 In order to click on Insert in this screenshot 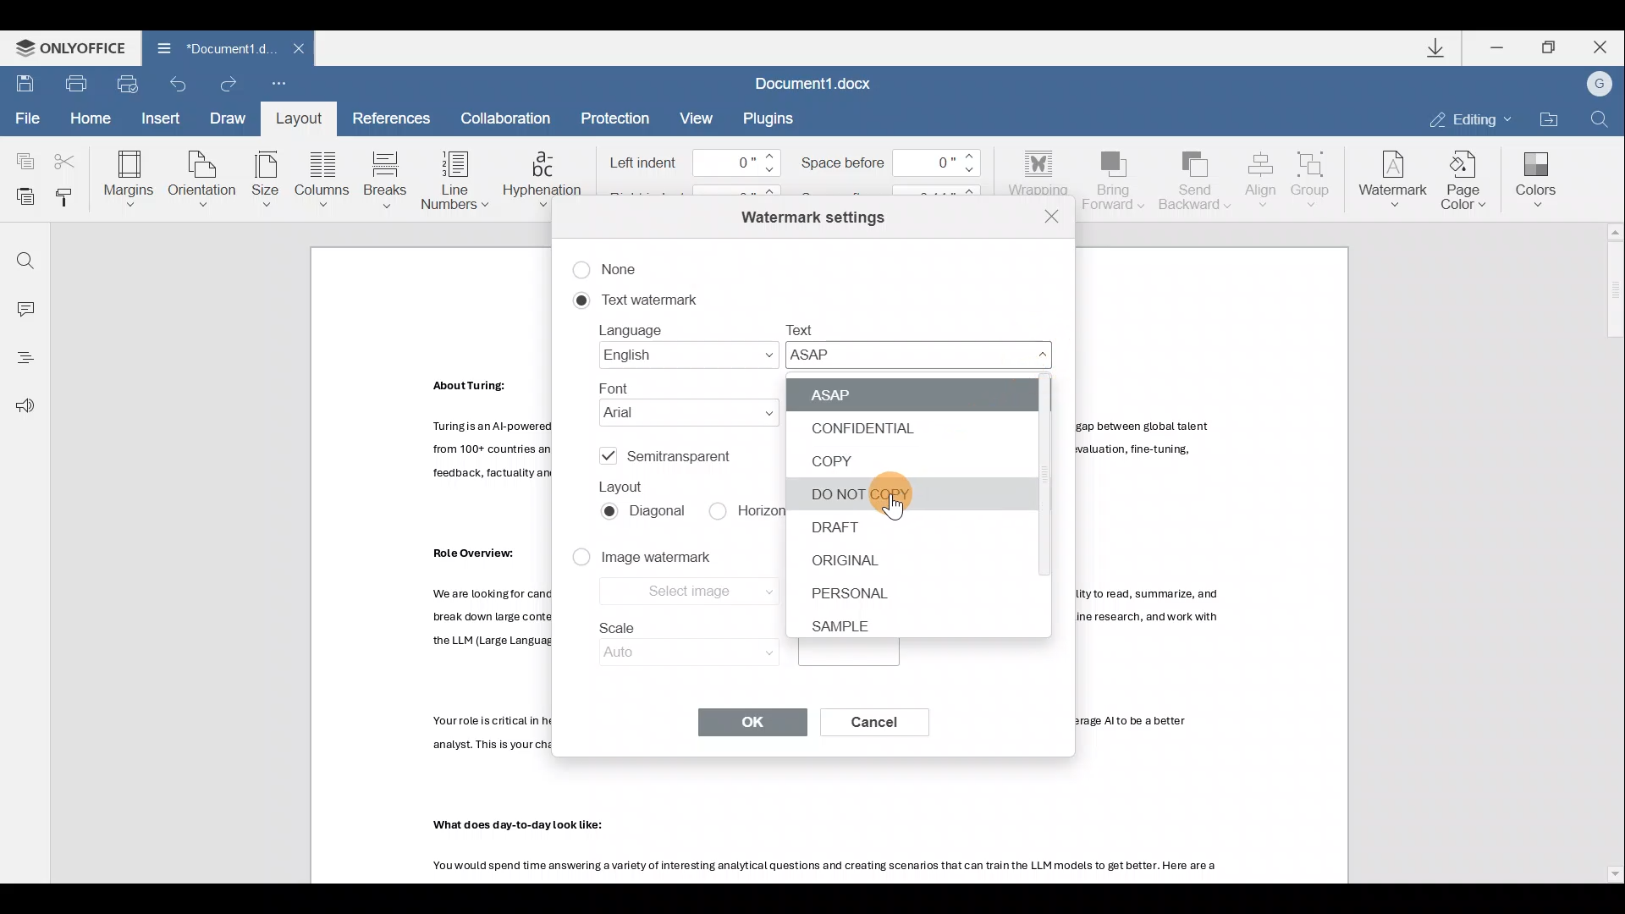, I will do `click(163, 121)`.